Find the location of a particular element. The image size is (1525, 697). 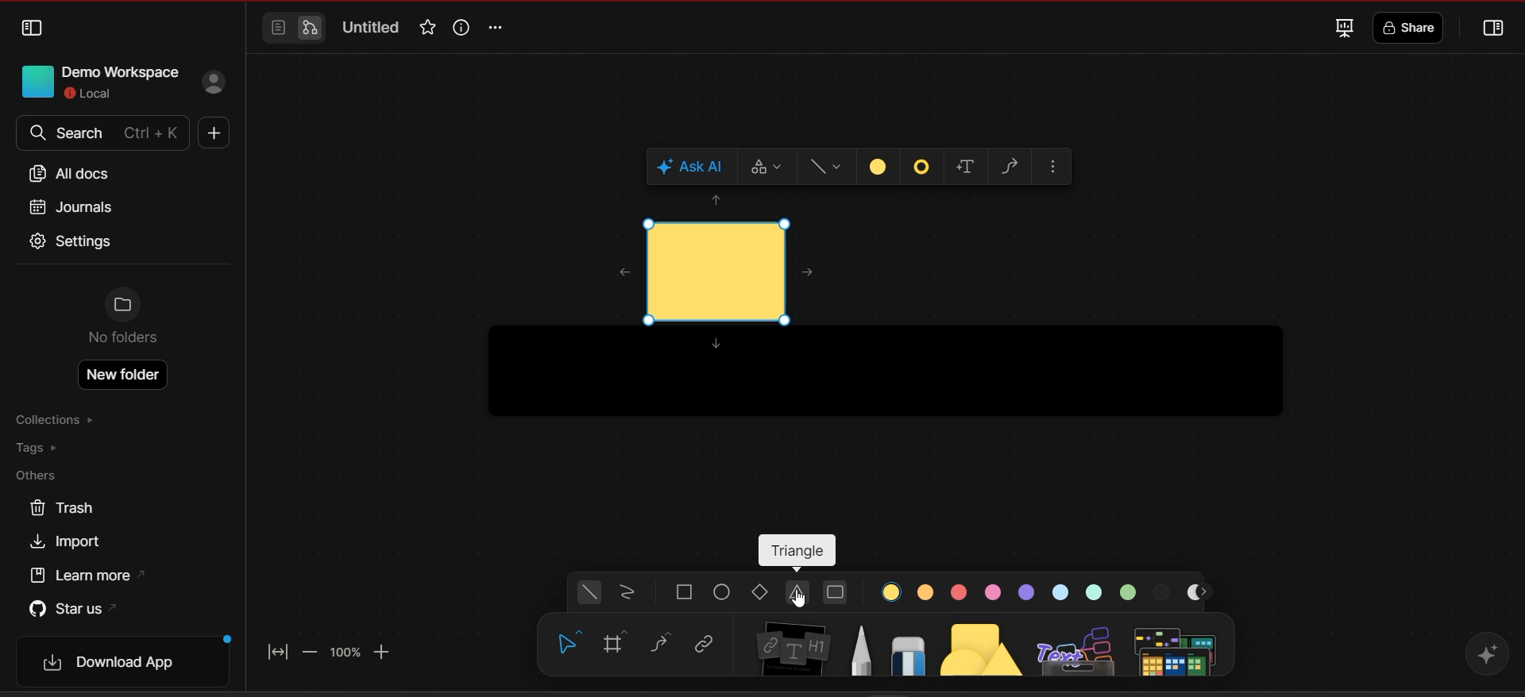

switch is located at coordinates (292, 29).